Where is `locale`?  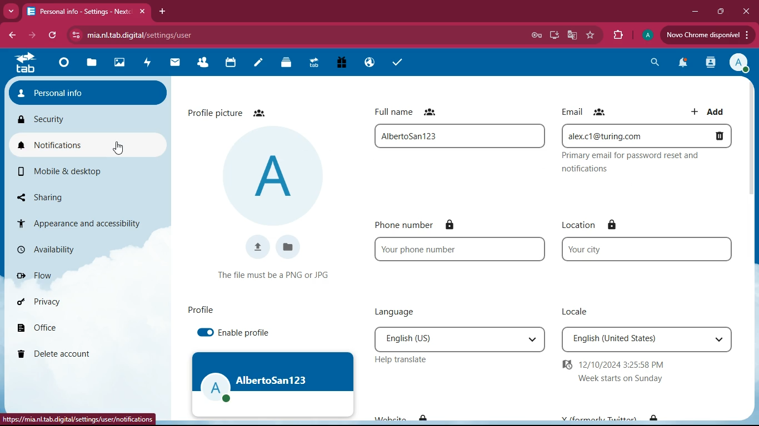 locale is located at coordinates (578, 312).